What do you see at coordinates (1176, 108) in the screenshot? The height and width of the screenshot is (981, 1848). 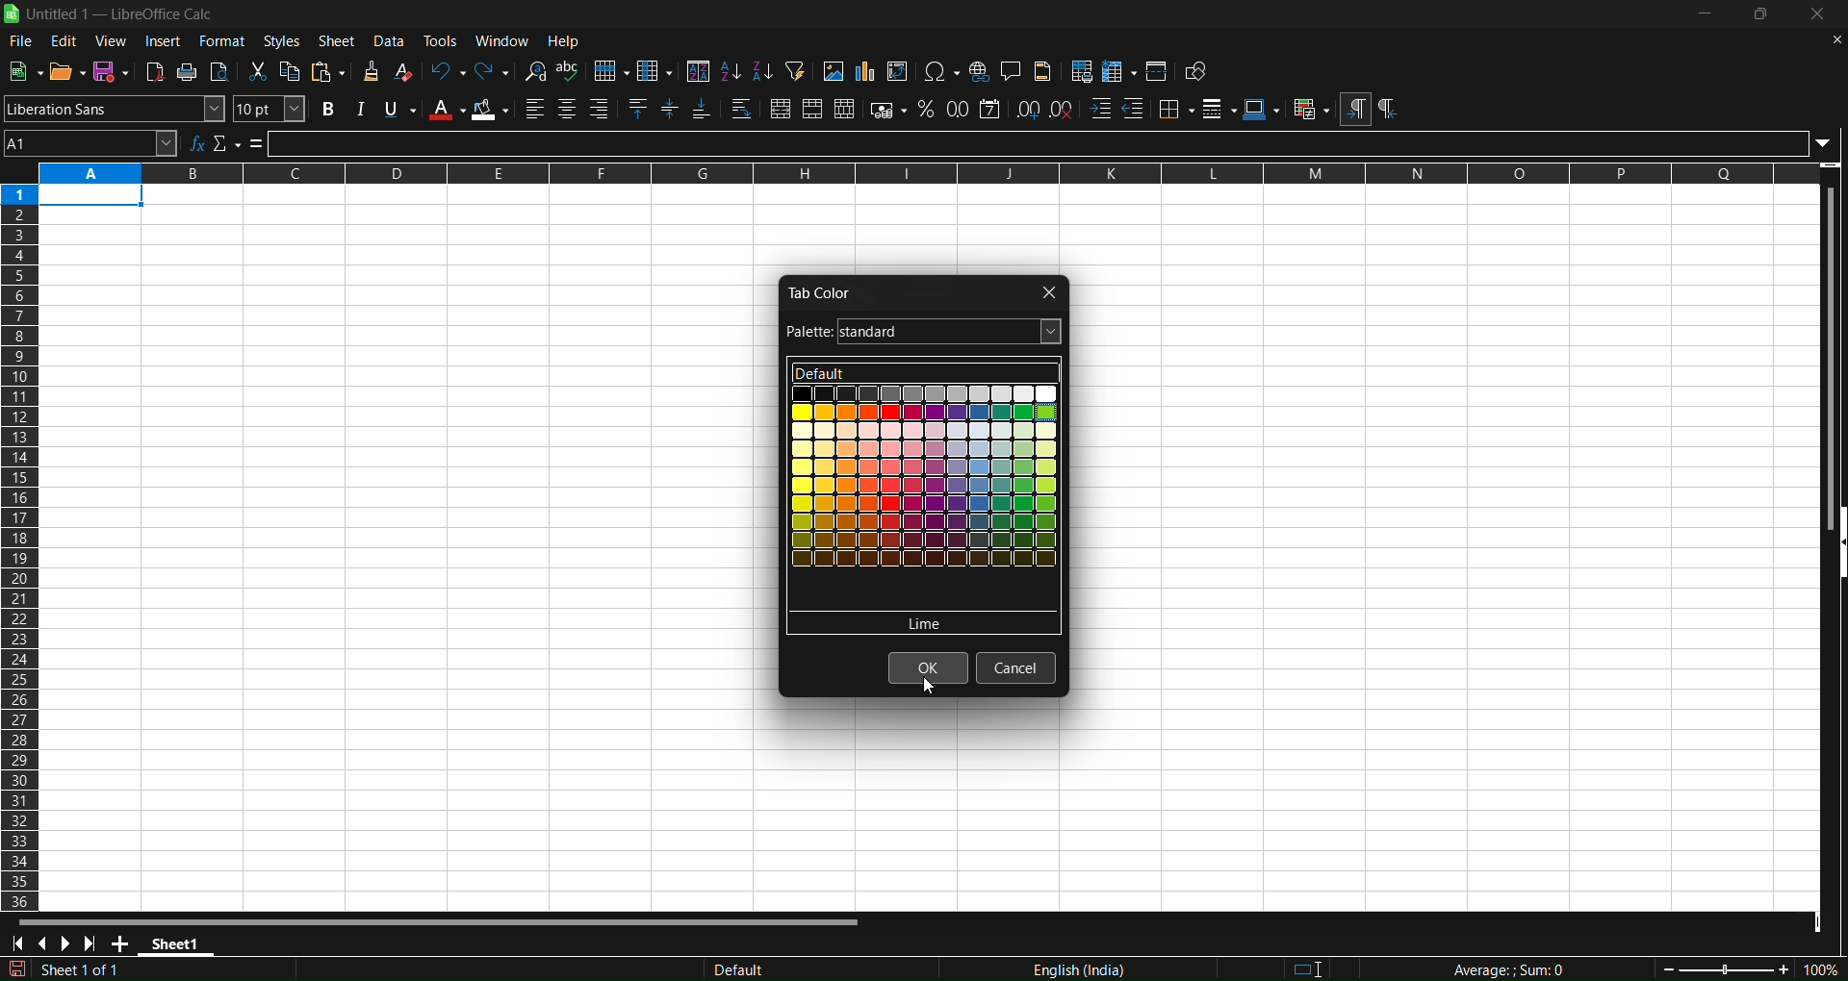 I see `border` at bounding box center [1176, 108].